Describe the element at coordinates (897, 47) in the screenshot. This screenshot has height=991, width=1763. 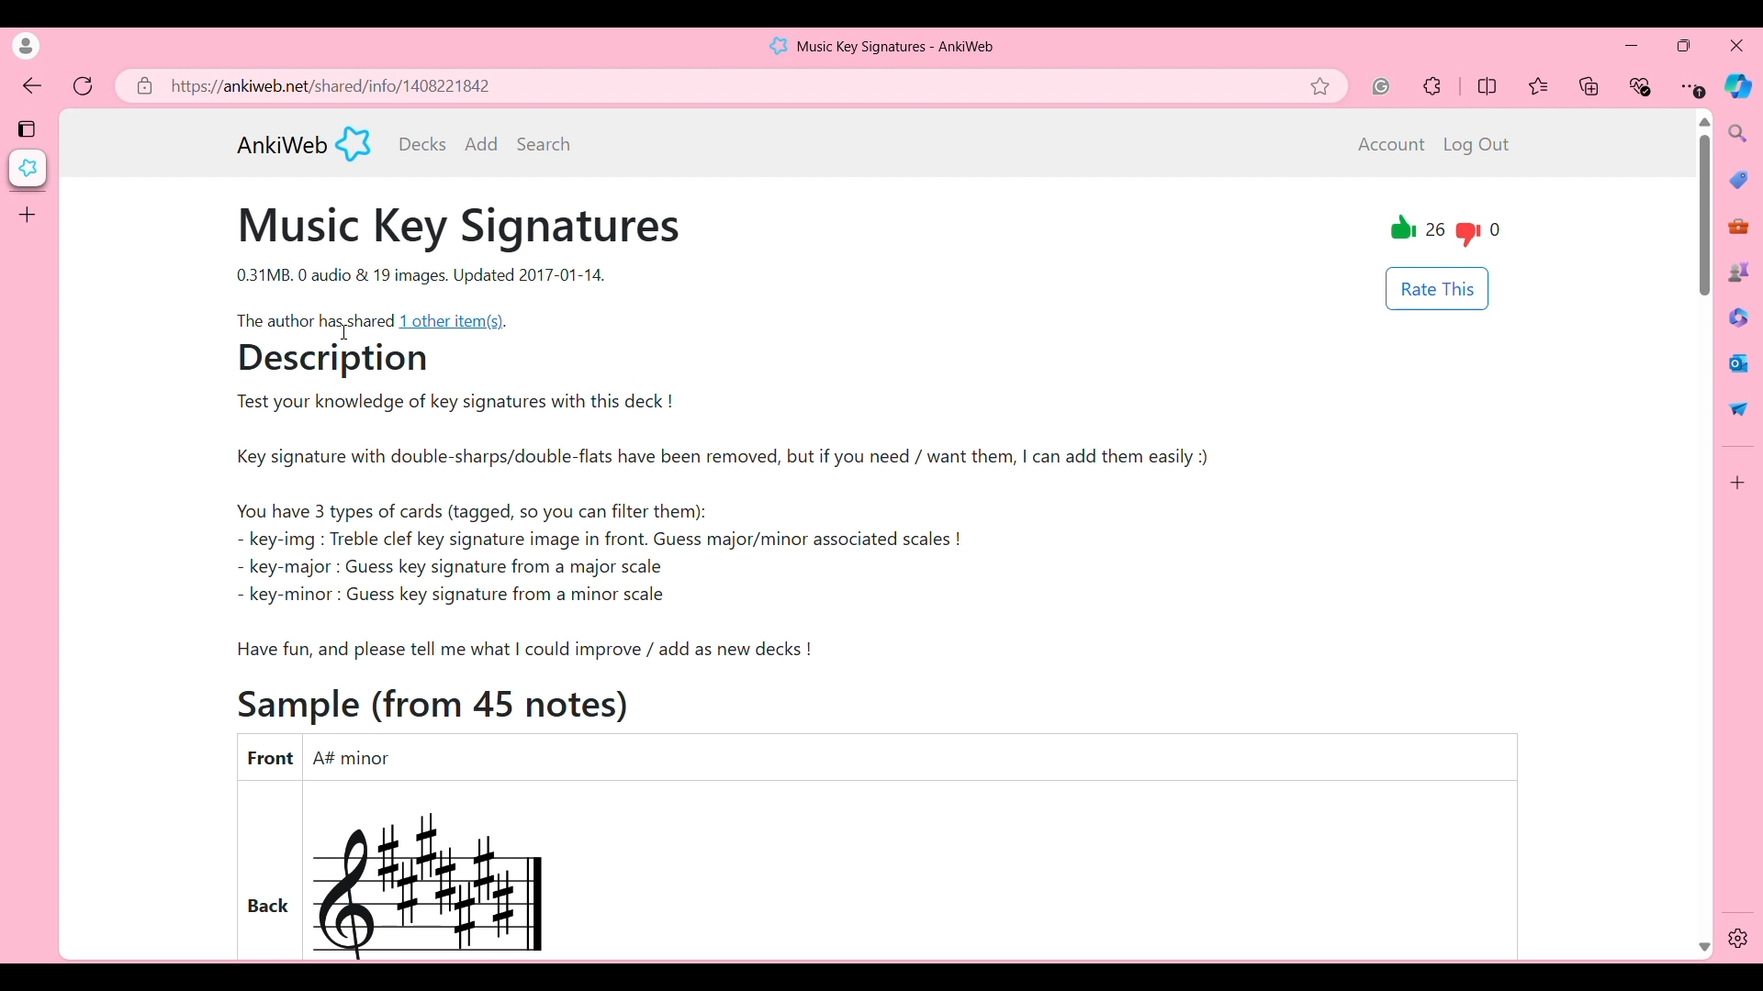
I see `Music Key Signatures - AnkiWeb` at that location.